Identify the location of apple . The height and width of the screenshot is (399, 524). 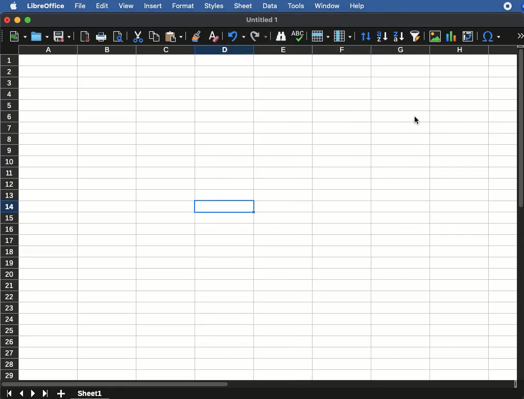
(11, 6).